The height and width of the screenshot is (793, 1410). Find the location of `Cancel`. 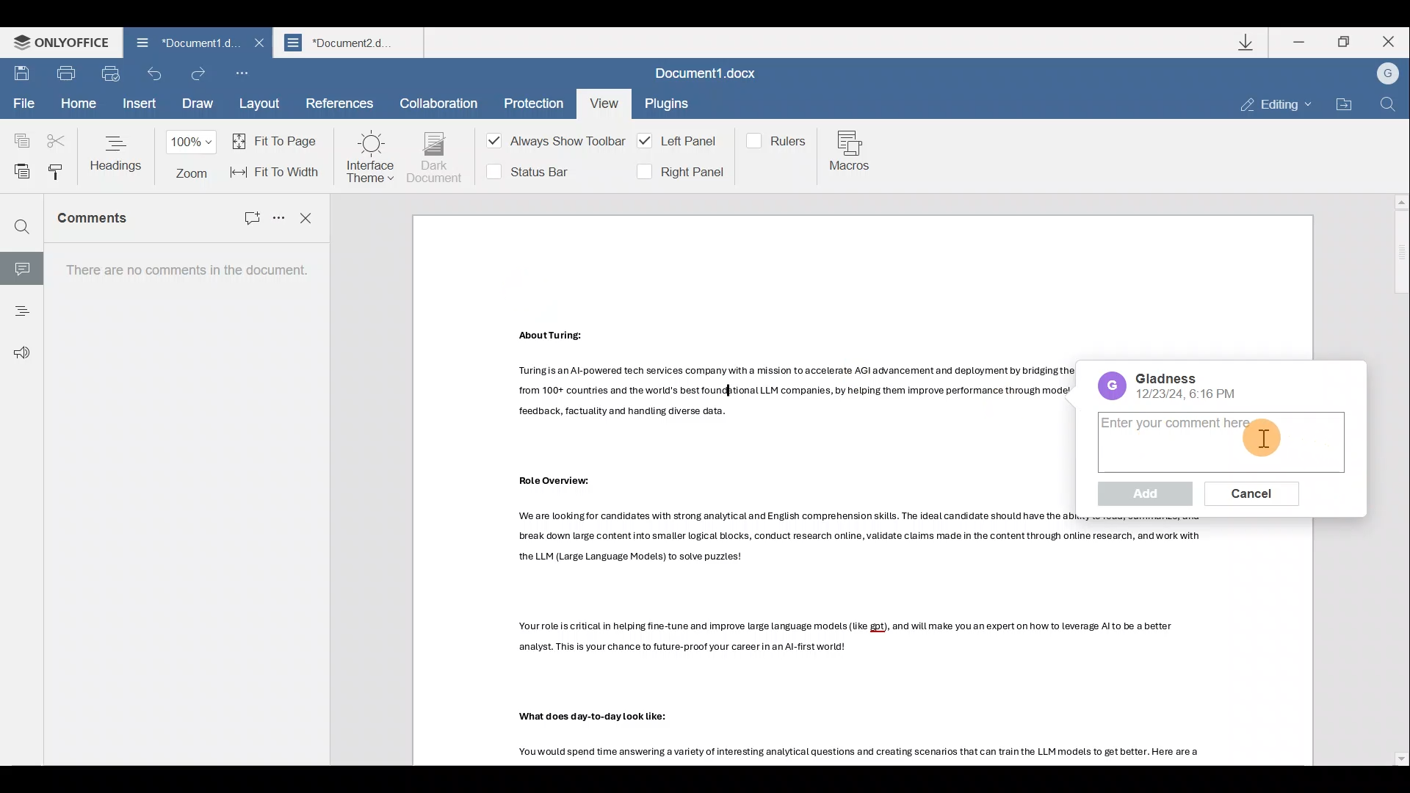

Cancel is located at coordinates (1243, 491).